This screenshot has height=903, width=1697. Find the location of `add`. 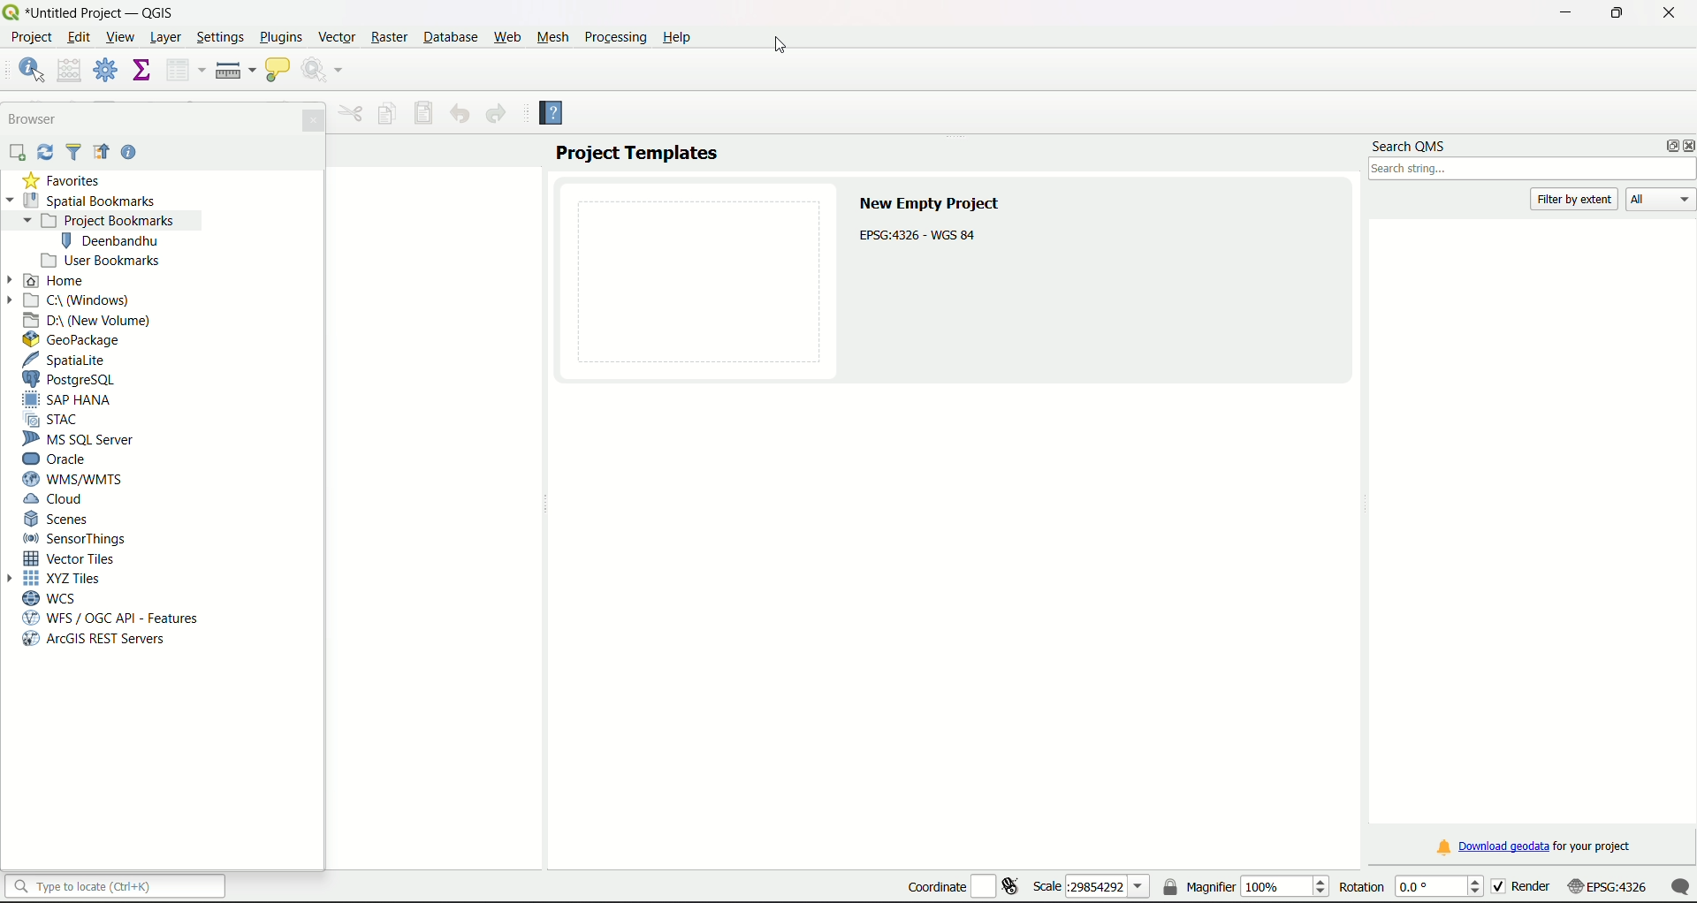

add is located at coordinates (16, 153).